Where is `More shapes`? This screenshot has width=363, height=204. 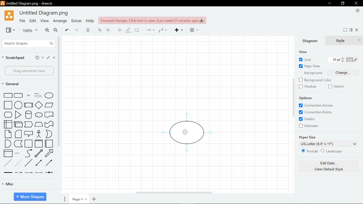
More shapes is located at coordinates (30, 196).